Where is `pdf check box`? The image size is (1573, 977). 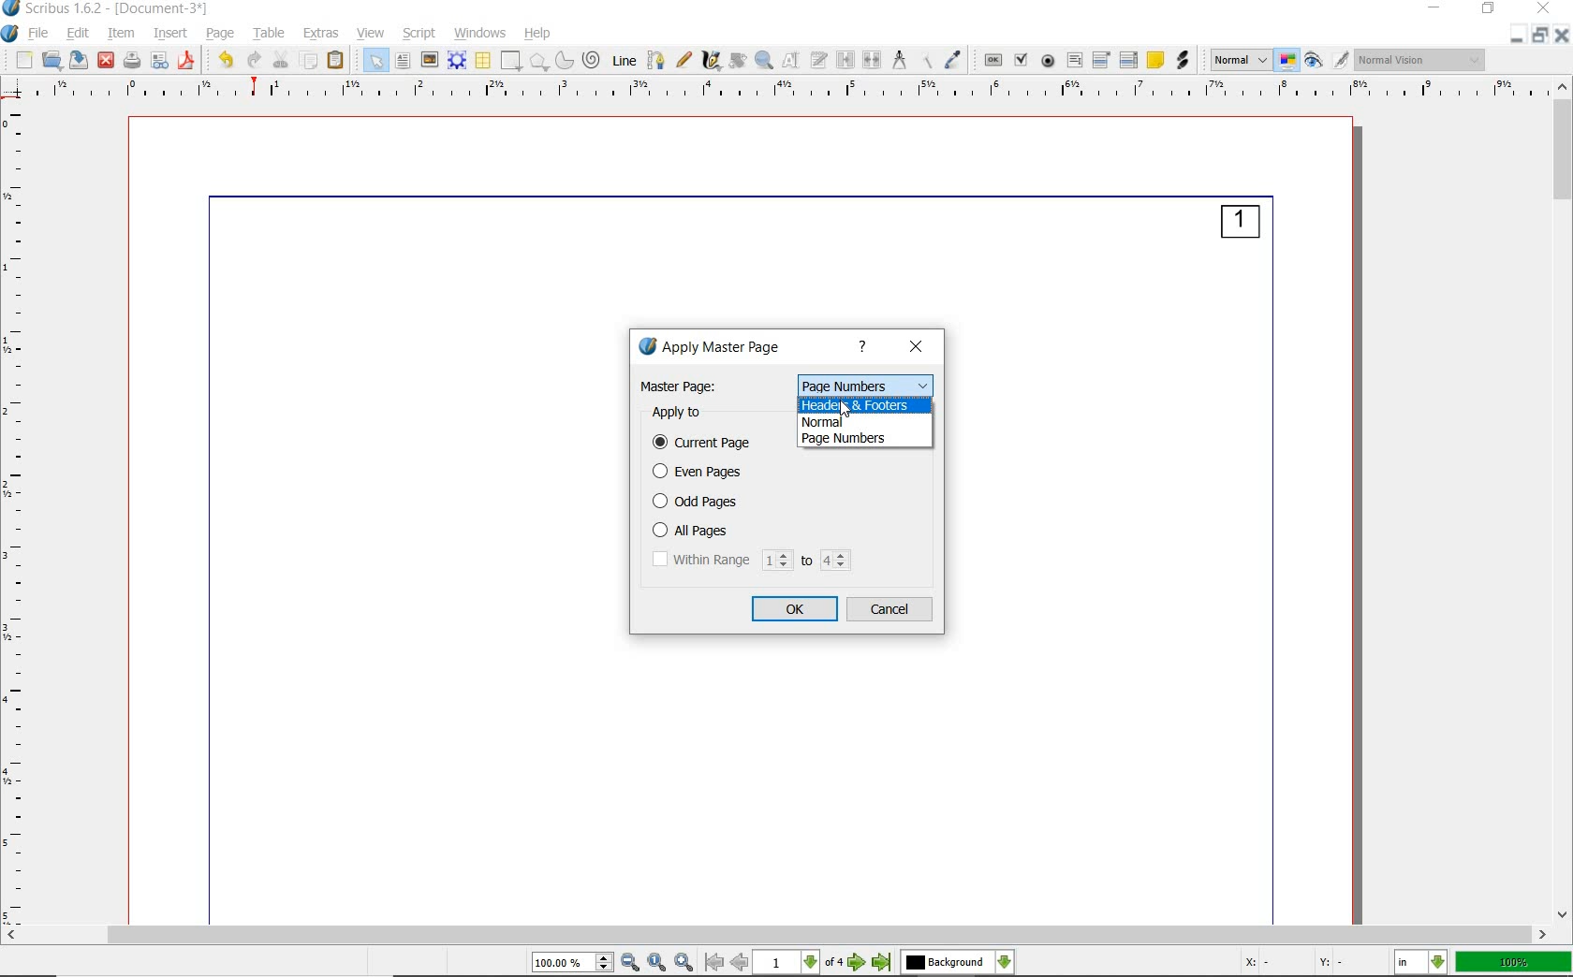 pdf check box is located at coordinates (1022, 60).